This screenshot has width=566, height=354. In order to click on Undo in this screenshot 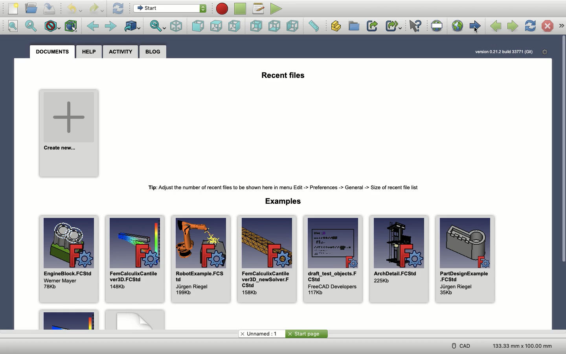, I will do `click(73, 9)`.